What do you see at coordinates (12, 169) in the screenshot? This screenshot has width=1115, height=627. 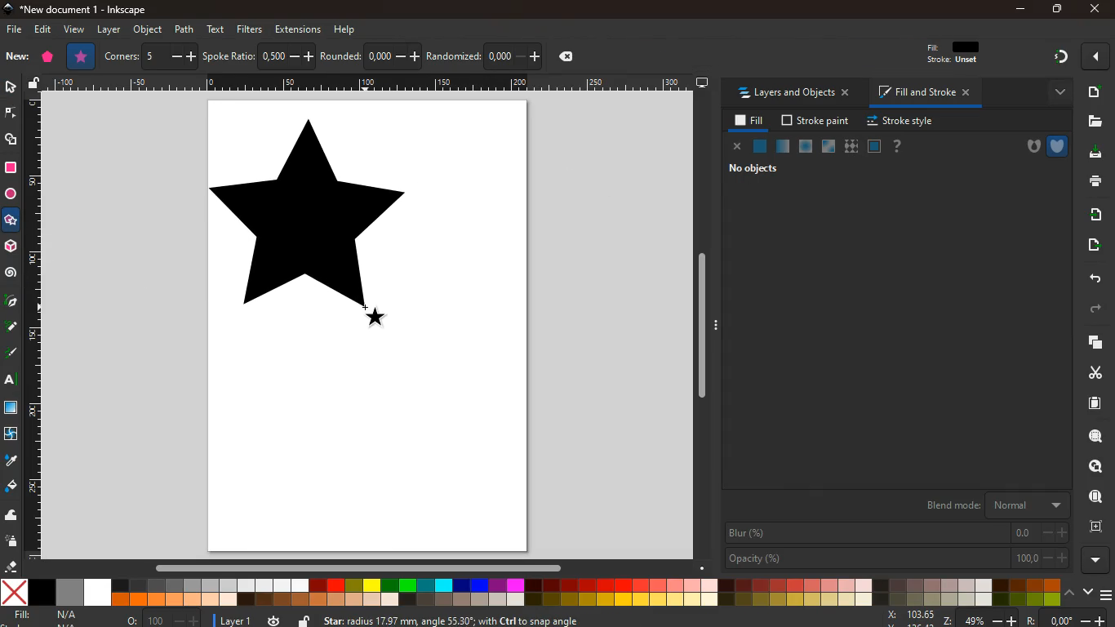 I see `square` at bounding box center [12, 169].